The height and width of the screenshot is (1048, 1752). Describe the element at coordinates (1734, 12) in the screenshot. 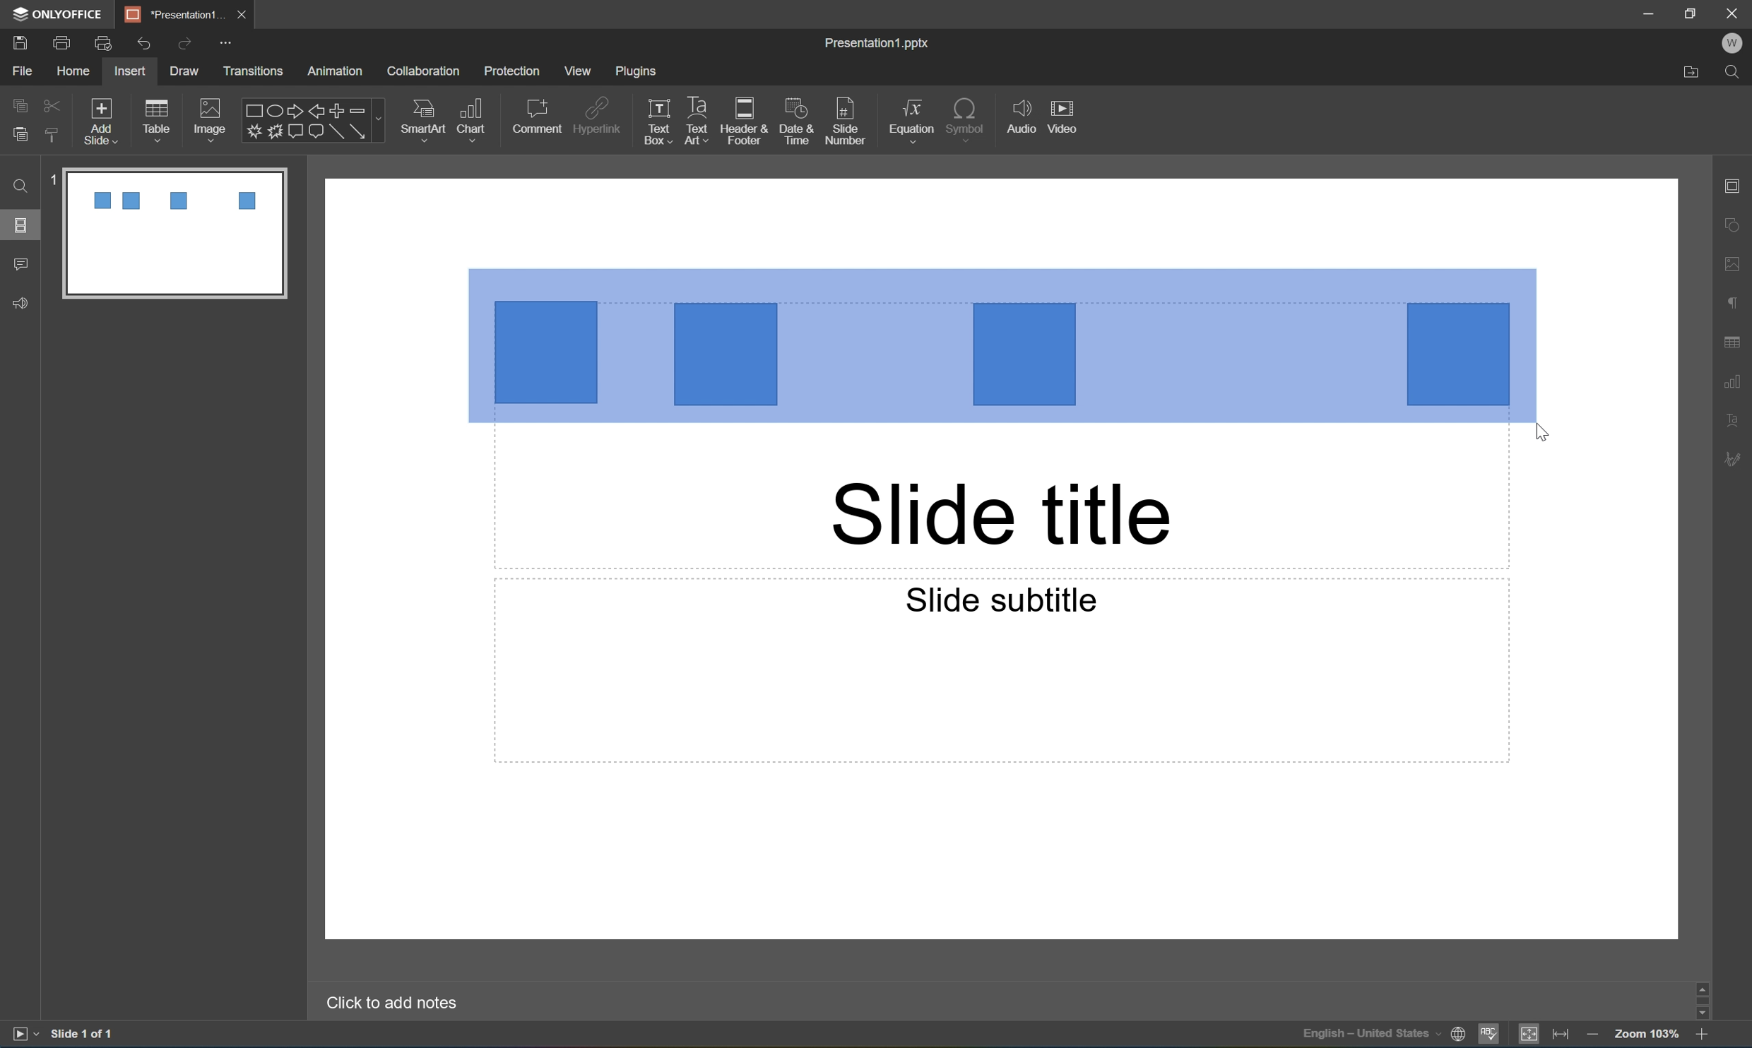

I see `close` at that location.